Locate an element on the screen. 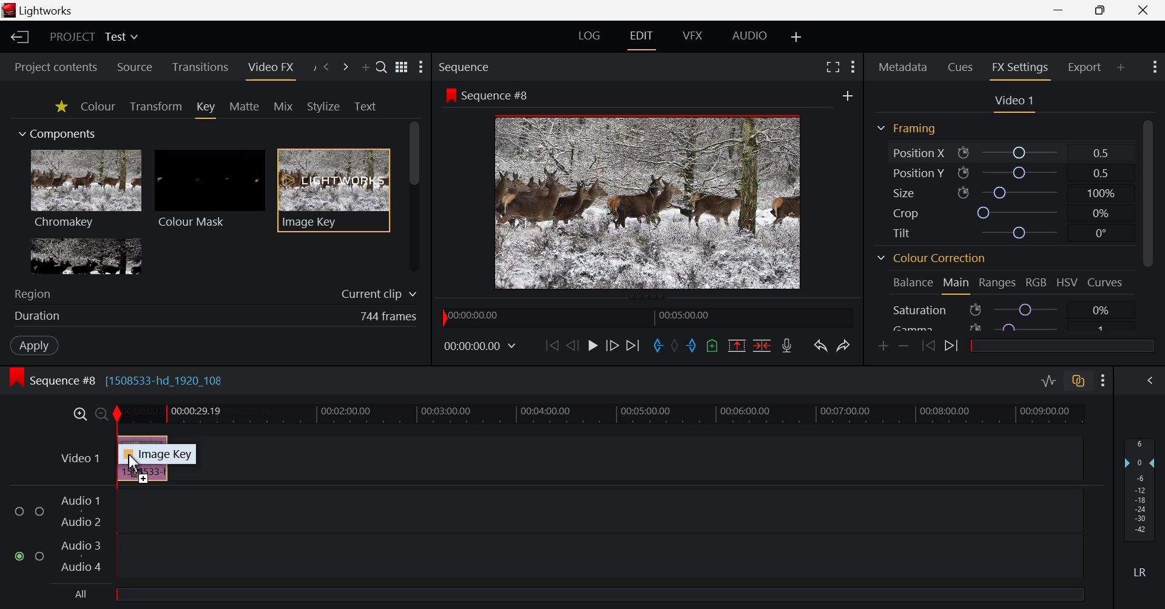  Restore Down is located at coordinates (1059, 10).